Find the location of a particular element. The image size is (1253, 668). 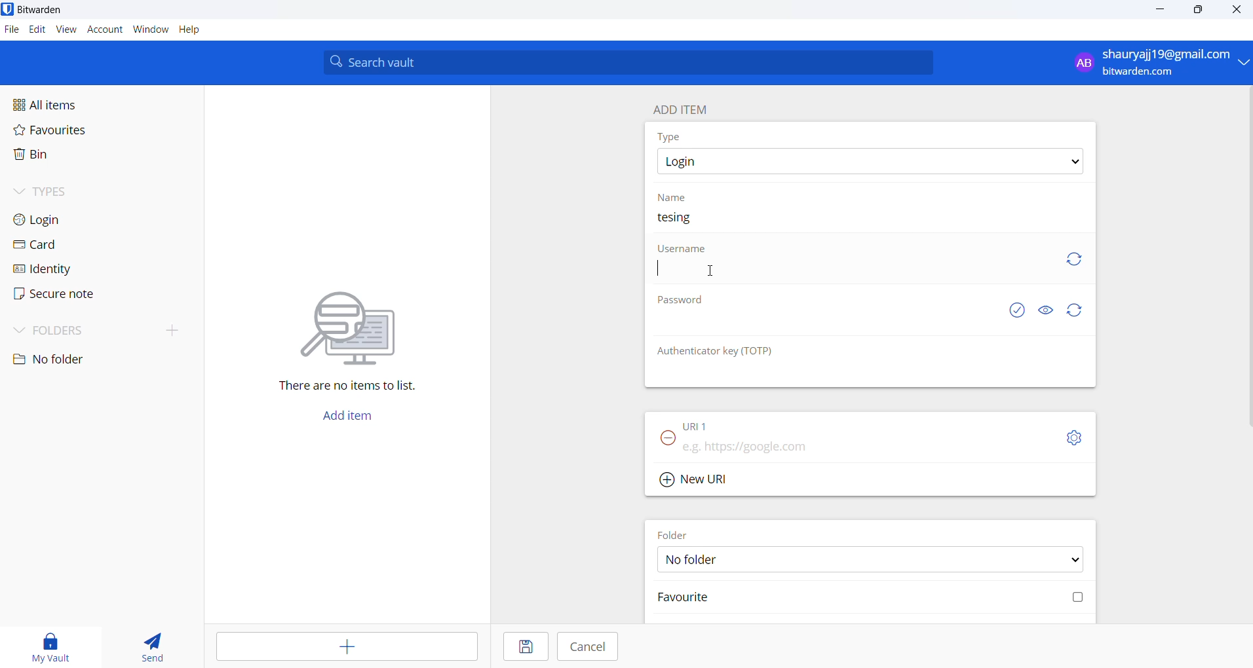

Refresh is located at coordinates (1081, 310).